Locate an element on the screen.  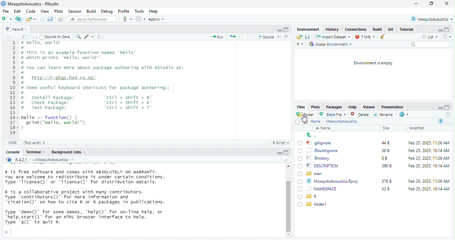
Help is located at coordinates (352, 107).